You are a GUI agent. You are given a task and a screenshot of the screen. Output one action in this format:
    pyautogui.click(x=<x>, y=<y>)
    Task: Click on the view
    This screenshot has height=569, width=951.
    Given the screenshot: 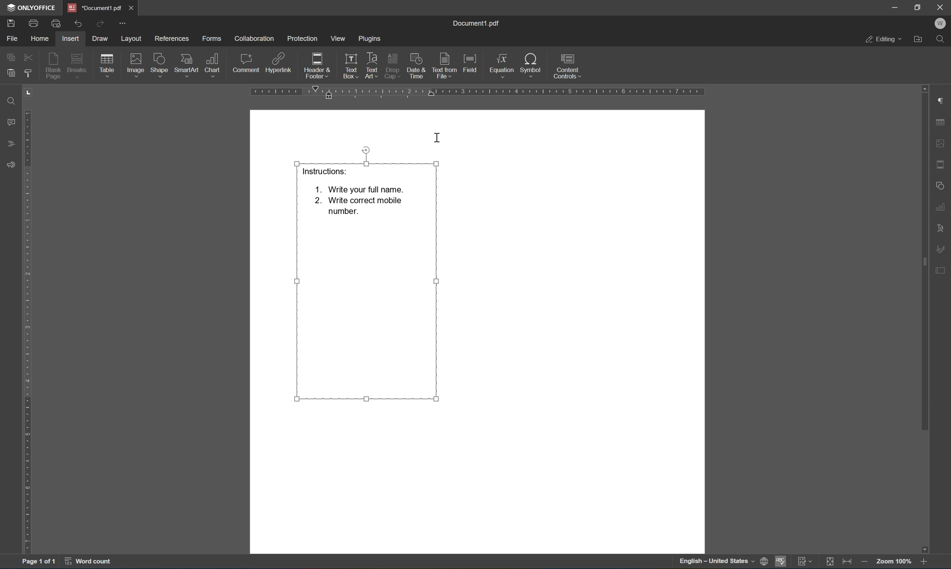 What is the action you would take?
    pyautogui.click(x=337, y=38)
    